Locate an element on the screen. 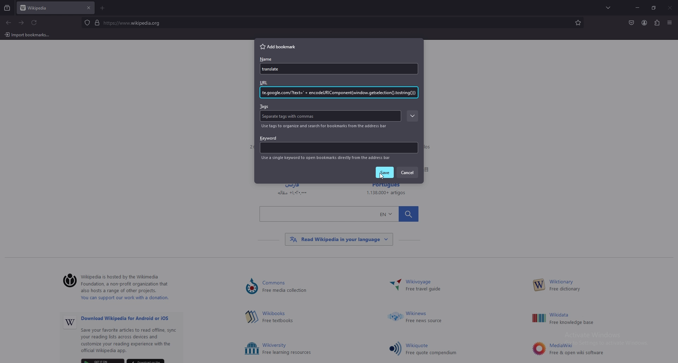   is located at coordinates (538, 318).